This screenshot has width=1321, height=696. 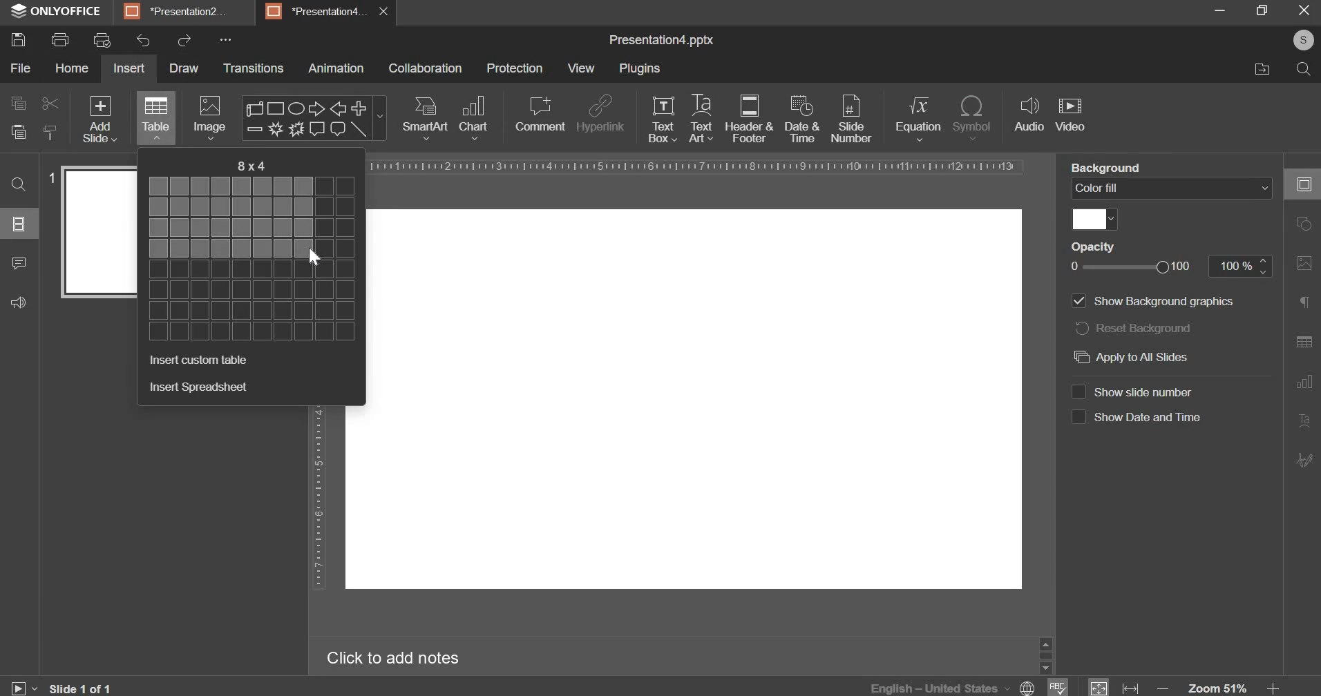 What do you see at coordinates (60, 41) in the screenshot?
I see `print` at bounding box center [60, 41].